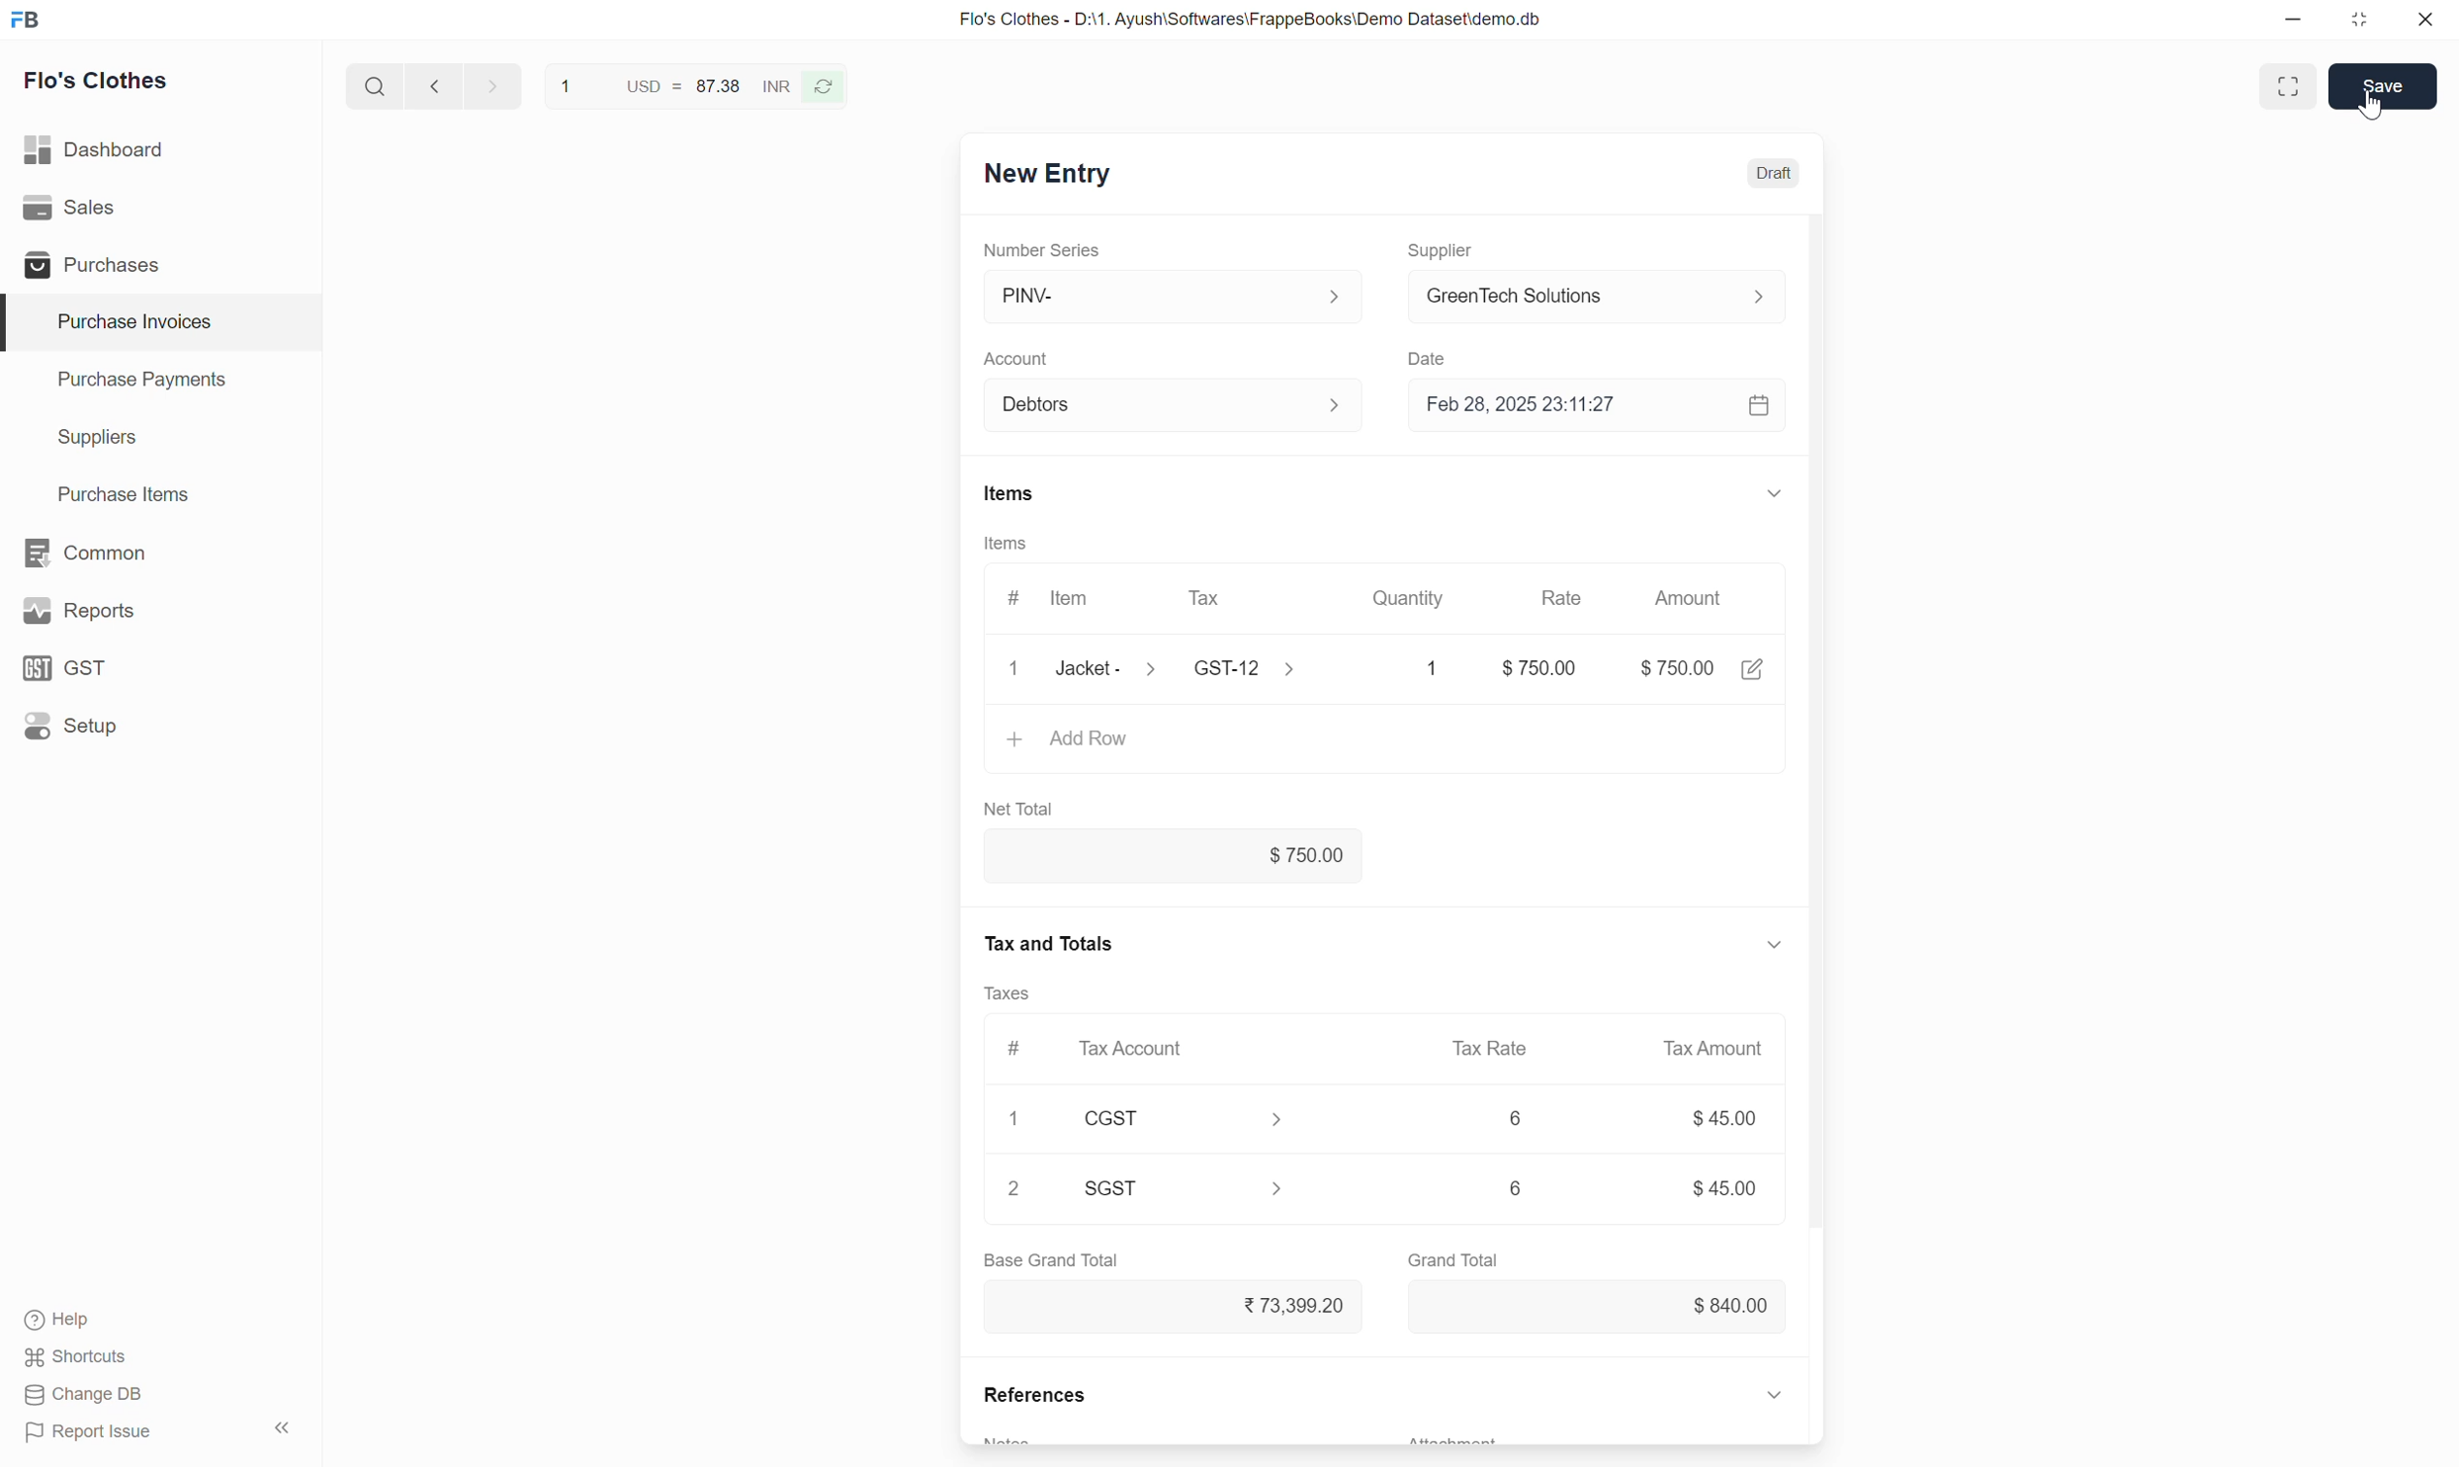 Image resolution: width=2459 pixels, height=1467 pixels. What do you see at coordinates (161, 553) in the screenshot?
I see `Common` at bounding box center [161, 553].